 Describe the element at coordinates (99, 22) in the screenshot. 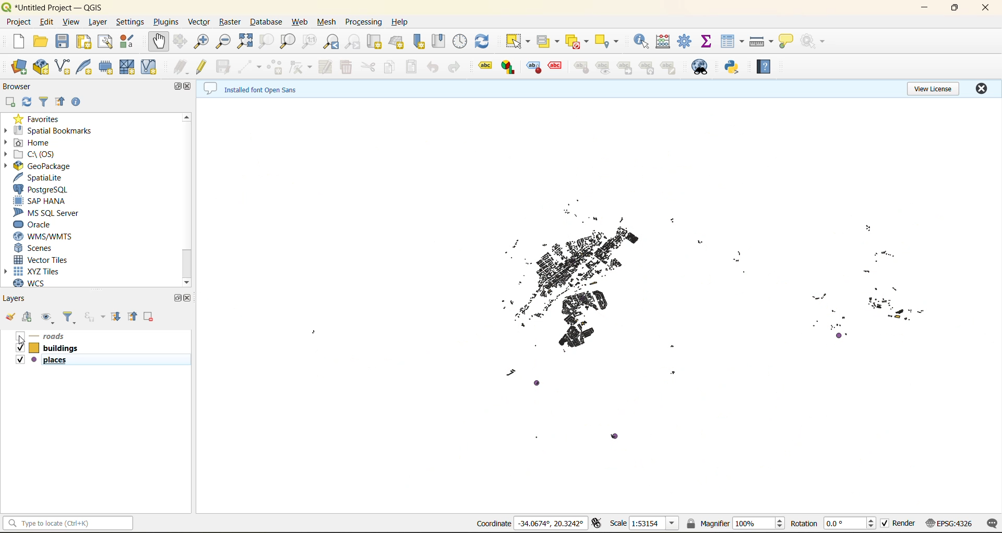

I see `layer` at that location.